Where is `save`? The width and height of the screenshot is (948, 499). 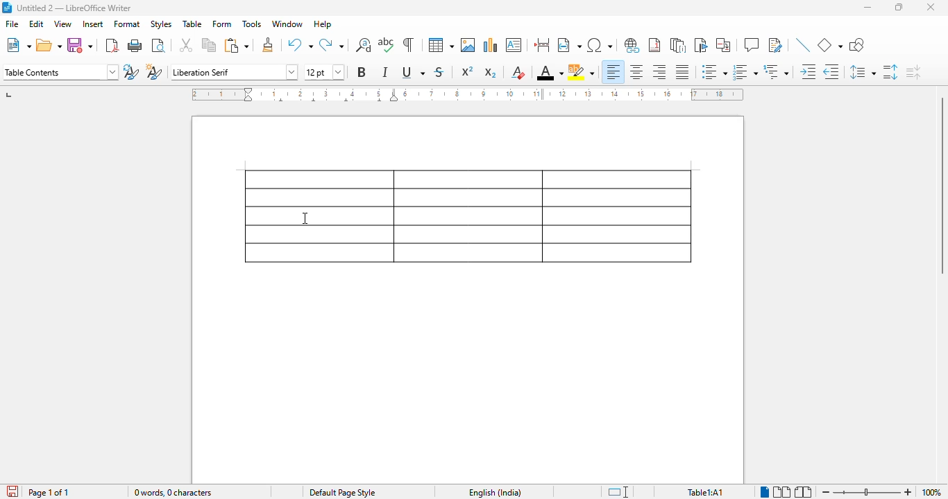
save is located at coordinates (80, 44).